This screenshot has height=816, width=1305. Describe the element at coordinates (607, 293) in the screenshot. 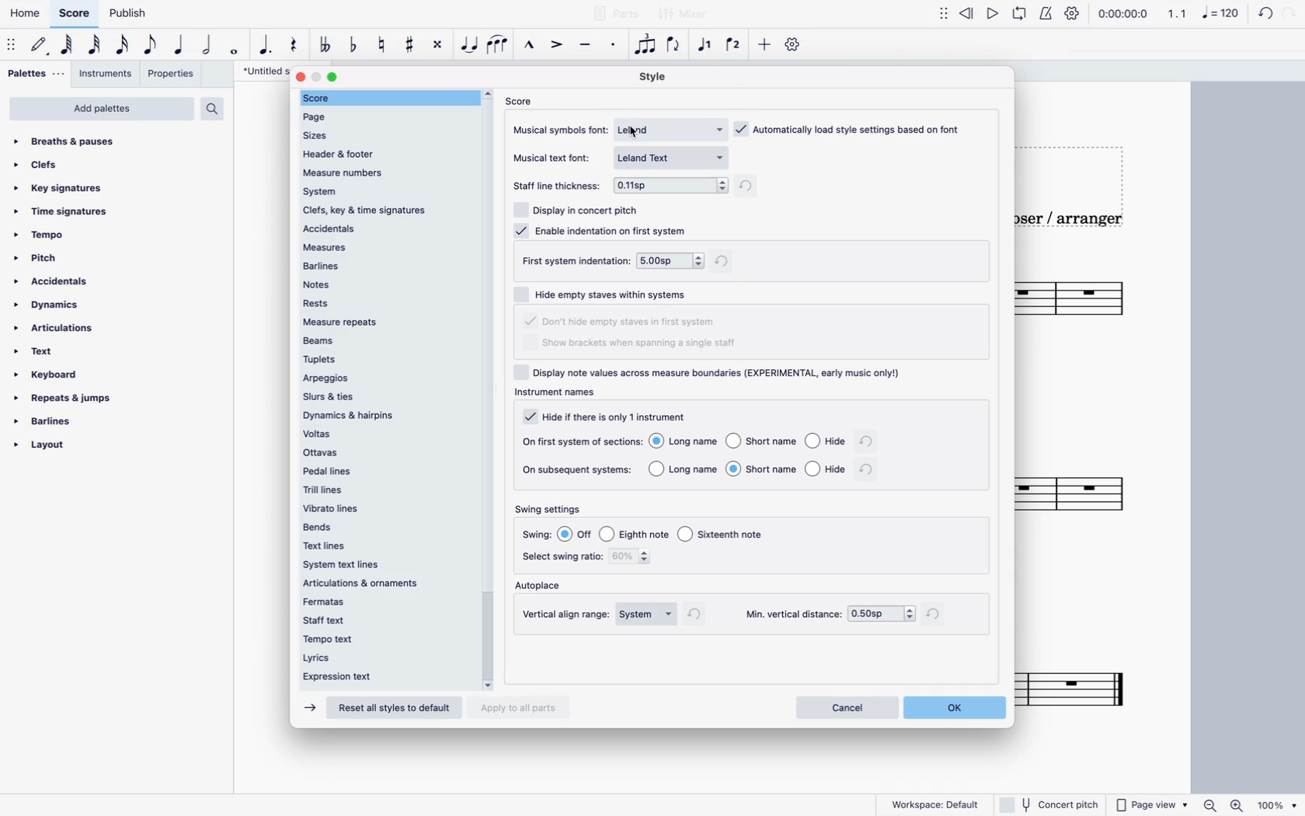

I see `hide empty staves within systems` at that location.